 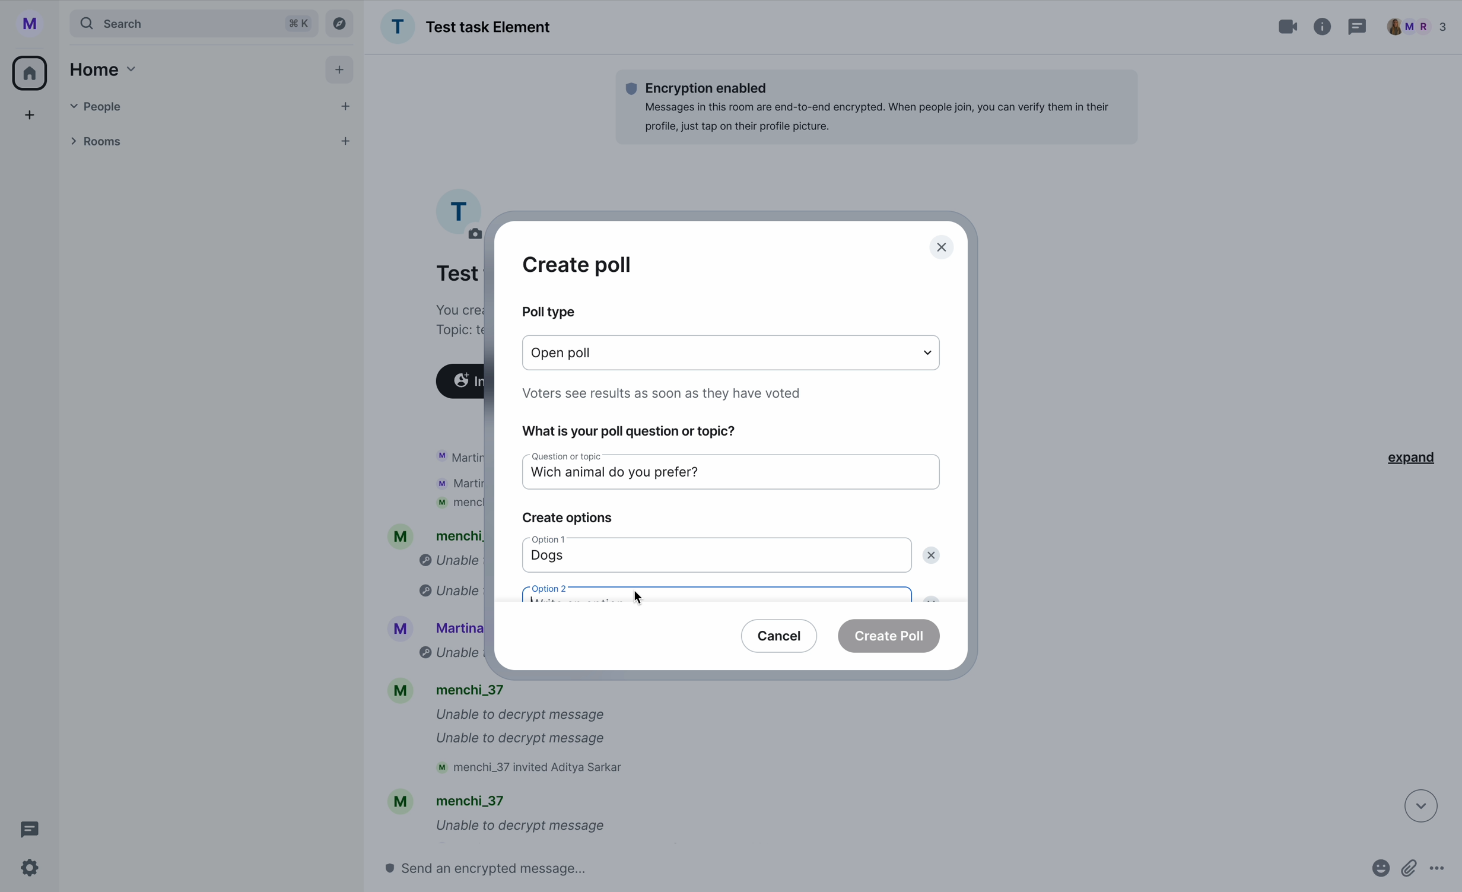 What do you see at coordinates (1411, 873) in the screenshot?
I see `attach files` at bounding box center [1411, 873].